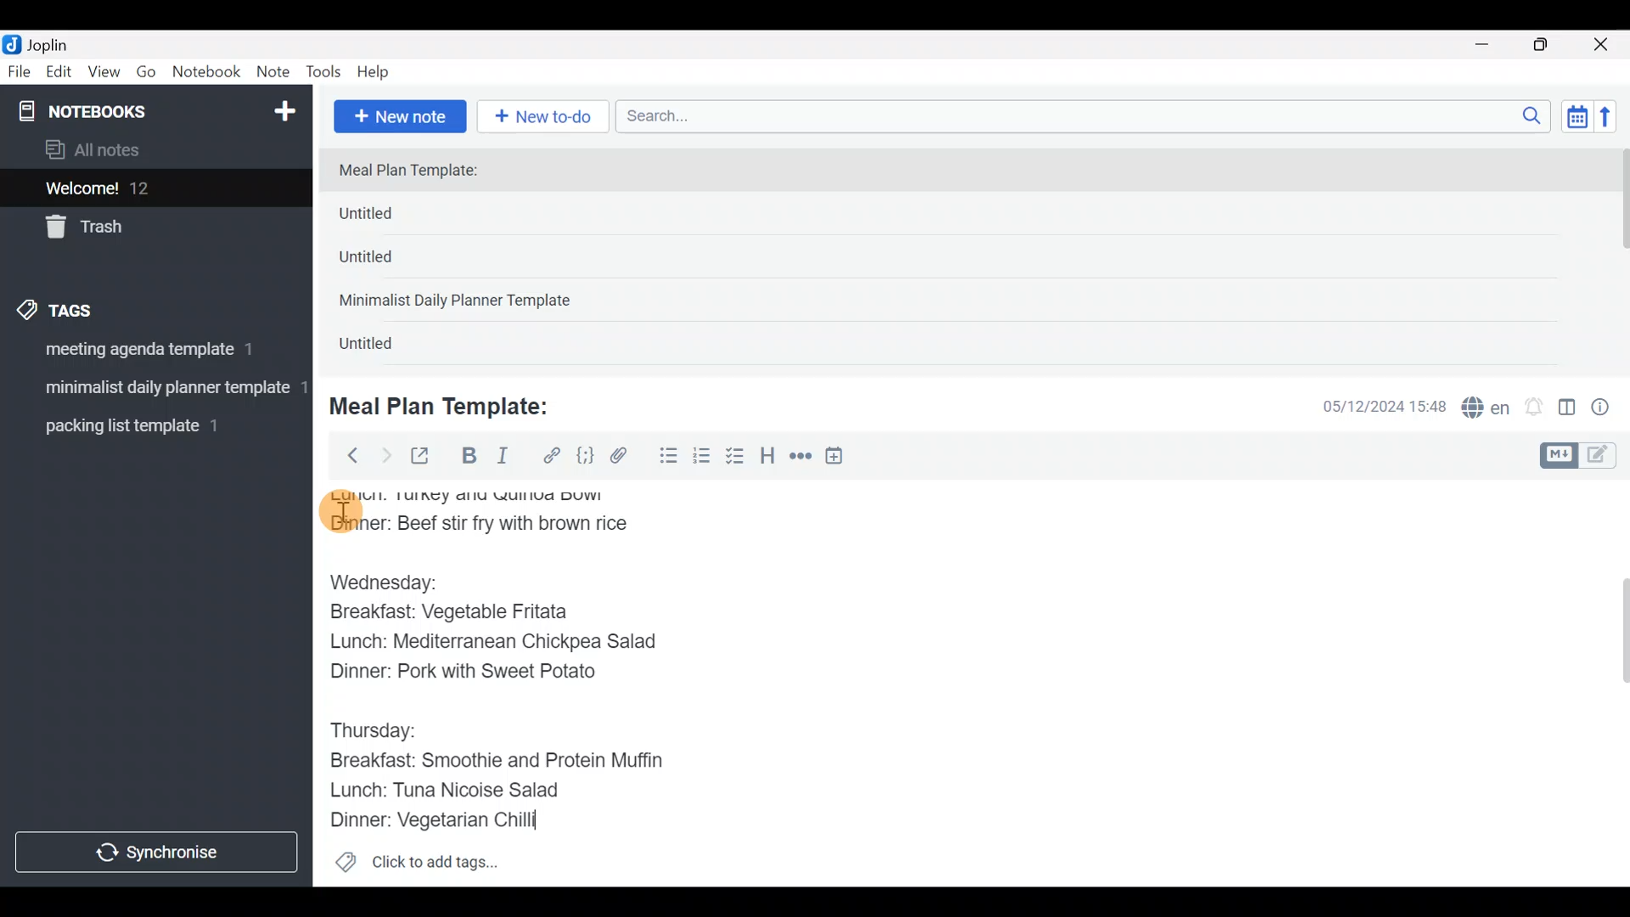 The width and height of the screenshot is (1630, 917). Describe the element at coordinates (95, 307) in the screenshot. I see `Tags` at that location.